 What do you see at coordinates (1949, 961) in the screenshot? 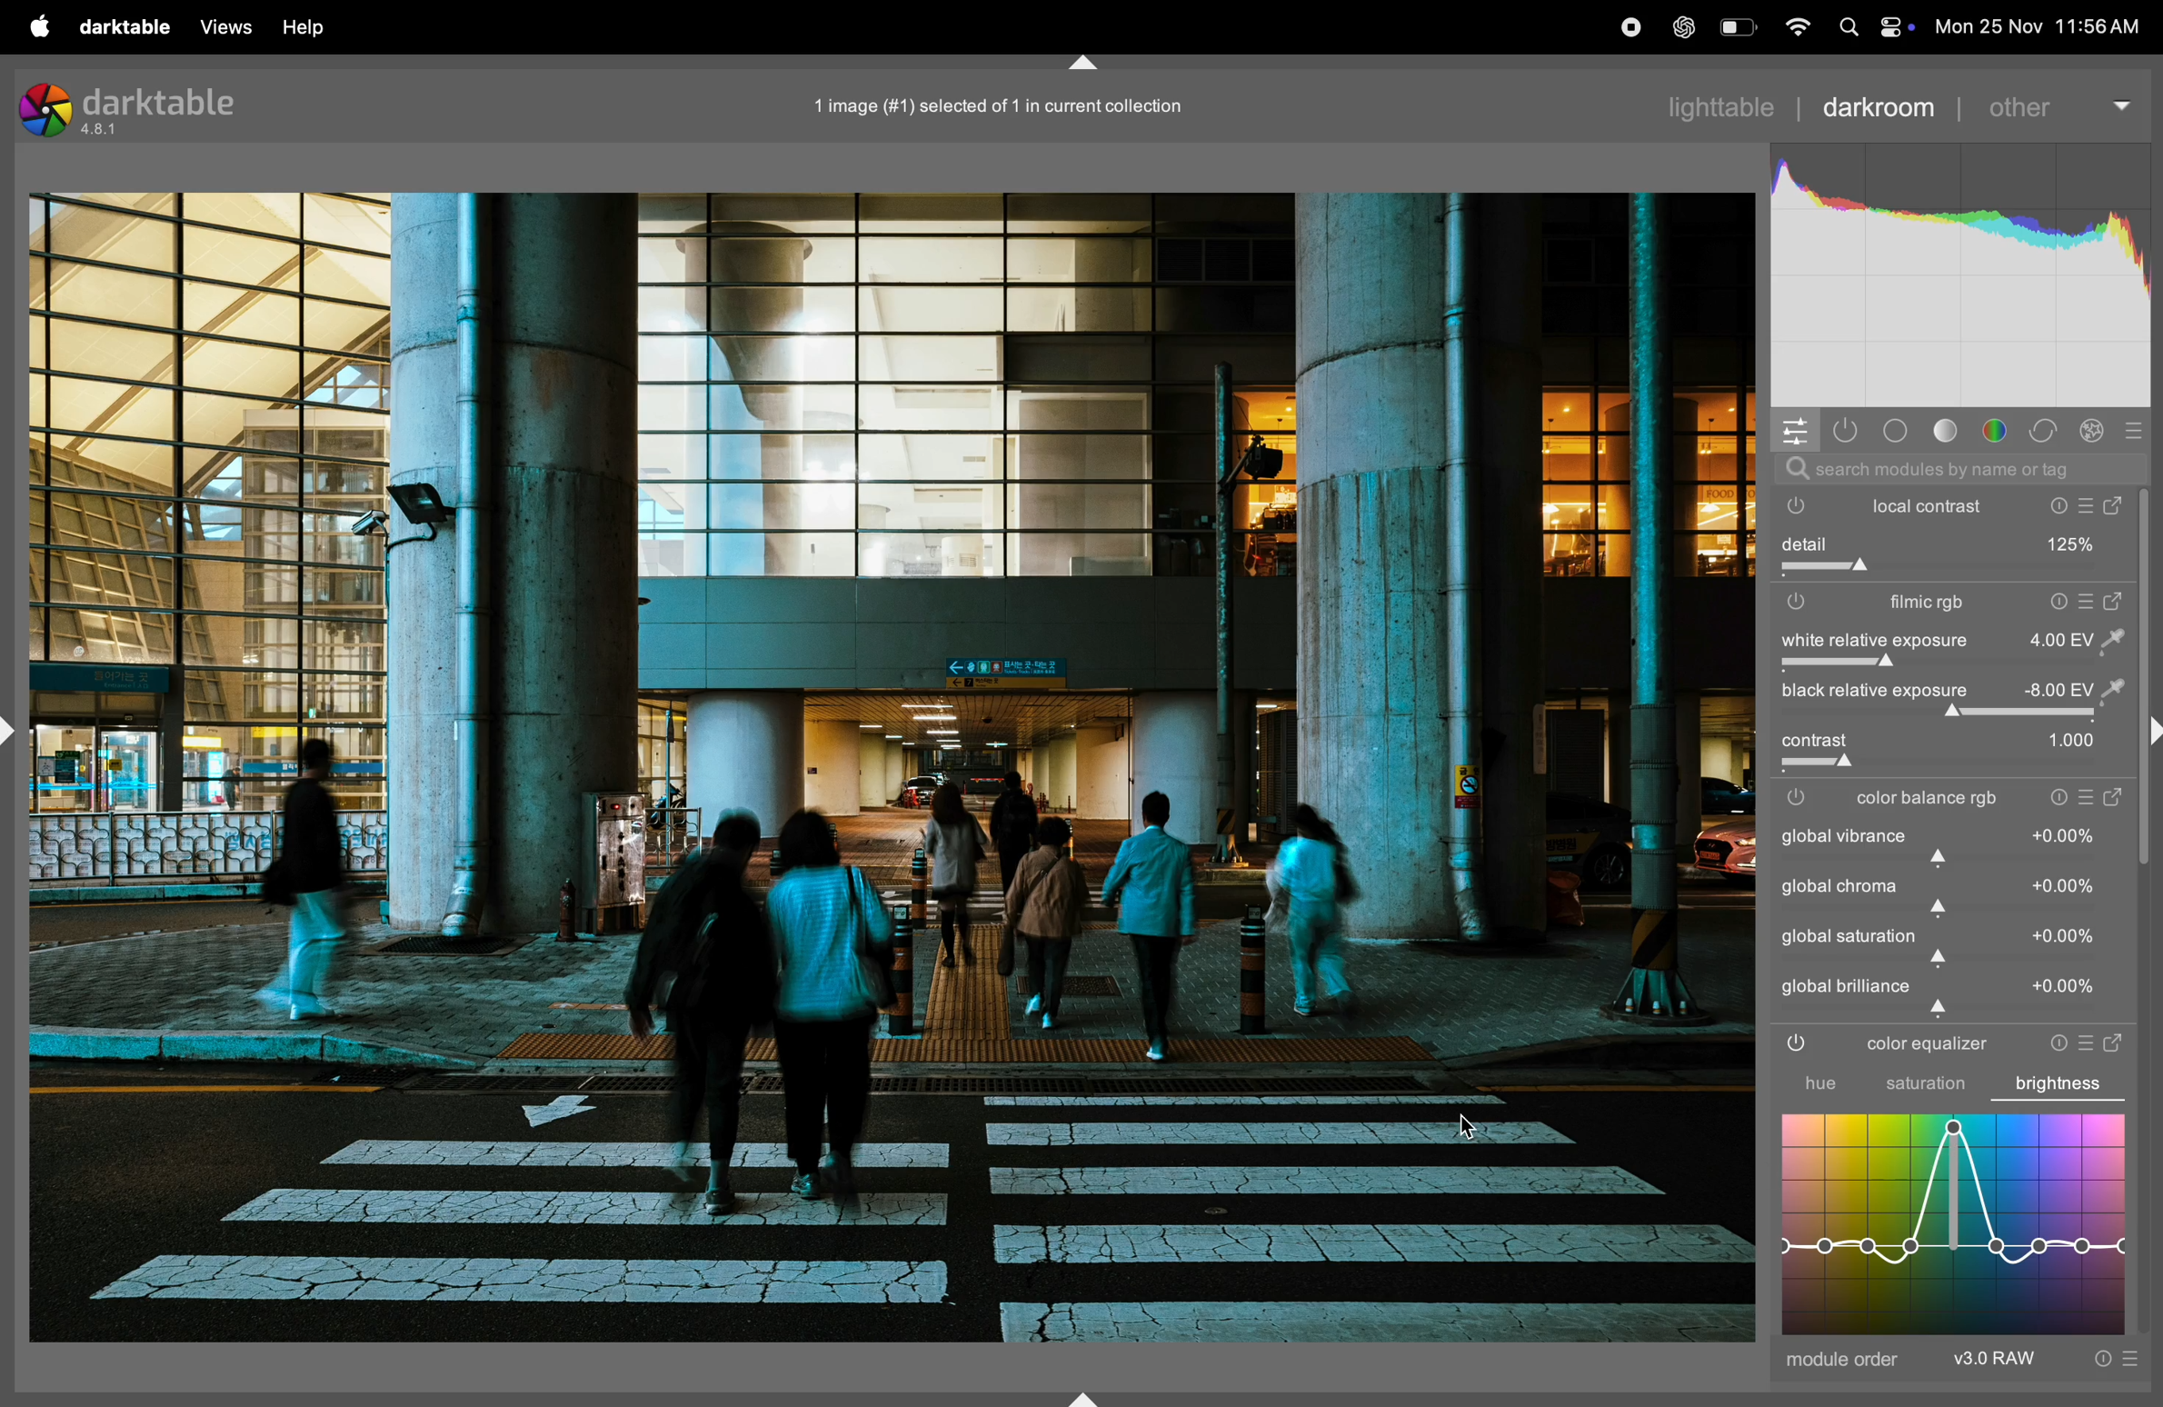
I see `slider` at bounding box center [1949, 961].